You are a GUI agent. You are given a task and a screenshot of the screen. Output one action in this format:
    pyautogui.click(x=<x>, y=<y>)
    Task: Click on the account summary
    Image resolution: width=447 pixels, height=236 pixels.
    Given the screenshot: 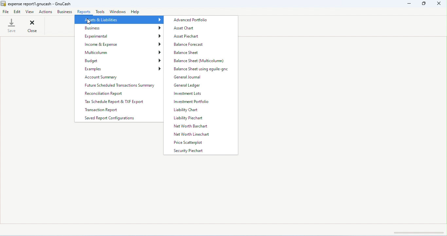 What is the action you would take?
    pyautogui.click(x=119, y=77)
    